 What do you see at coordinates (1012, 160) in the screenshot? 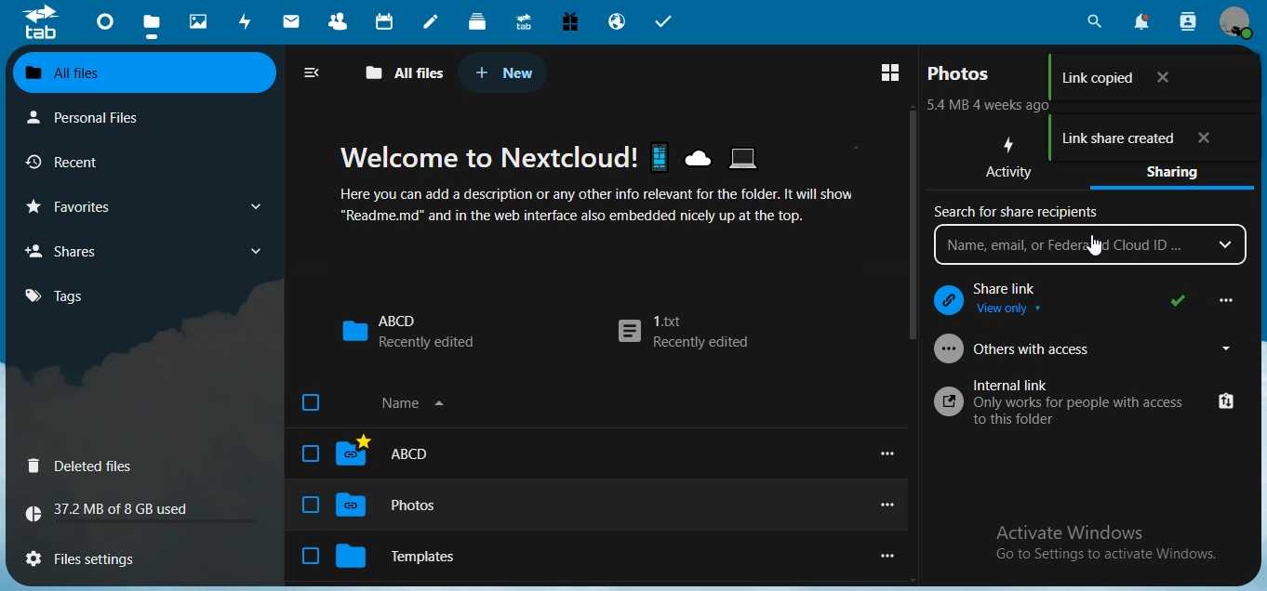
I see `activity` at bounding box center [1012, 160].